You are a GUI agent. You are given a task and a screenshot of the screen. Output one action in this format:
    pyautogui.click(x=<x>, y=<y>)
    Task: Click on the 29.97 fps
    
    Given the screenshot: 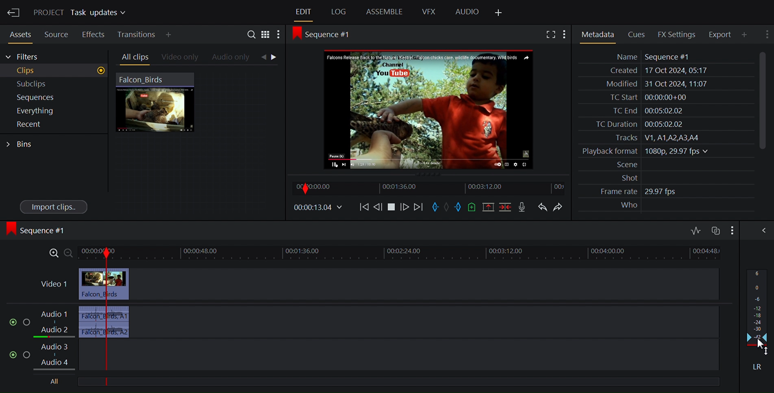 What is the action you would take?
    pyautogui.click(x=663, y=192)
    